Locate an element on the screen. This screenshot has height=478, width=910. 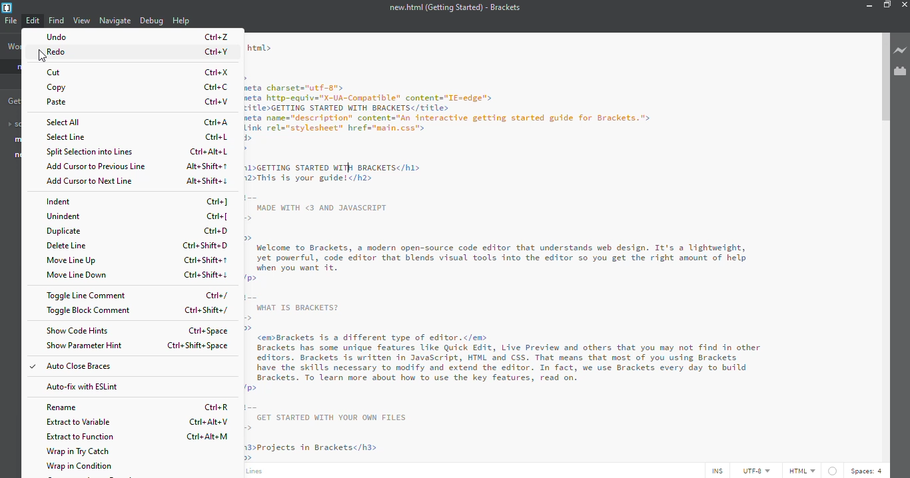
undo is located at coordinates (57, 35).